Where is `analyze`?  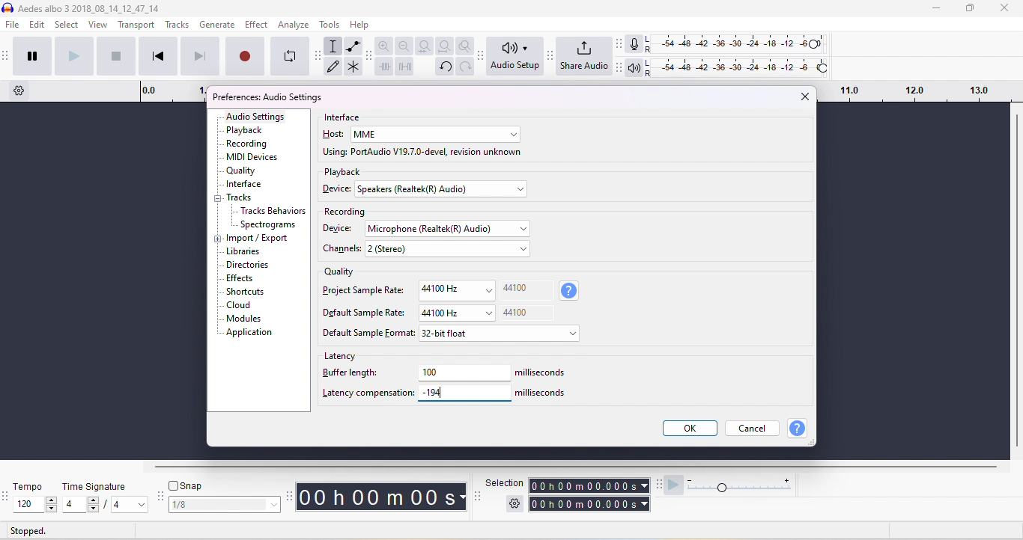 analyze is located at coordinates (294, 24).